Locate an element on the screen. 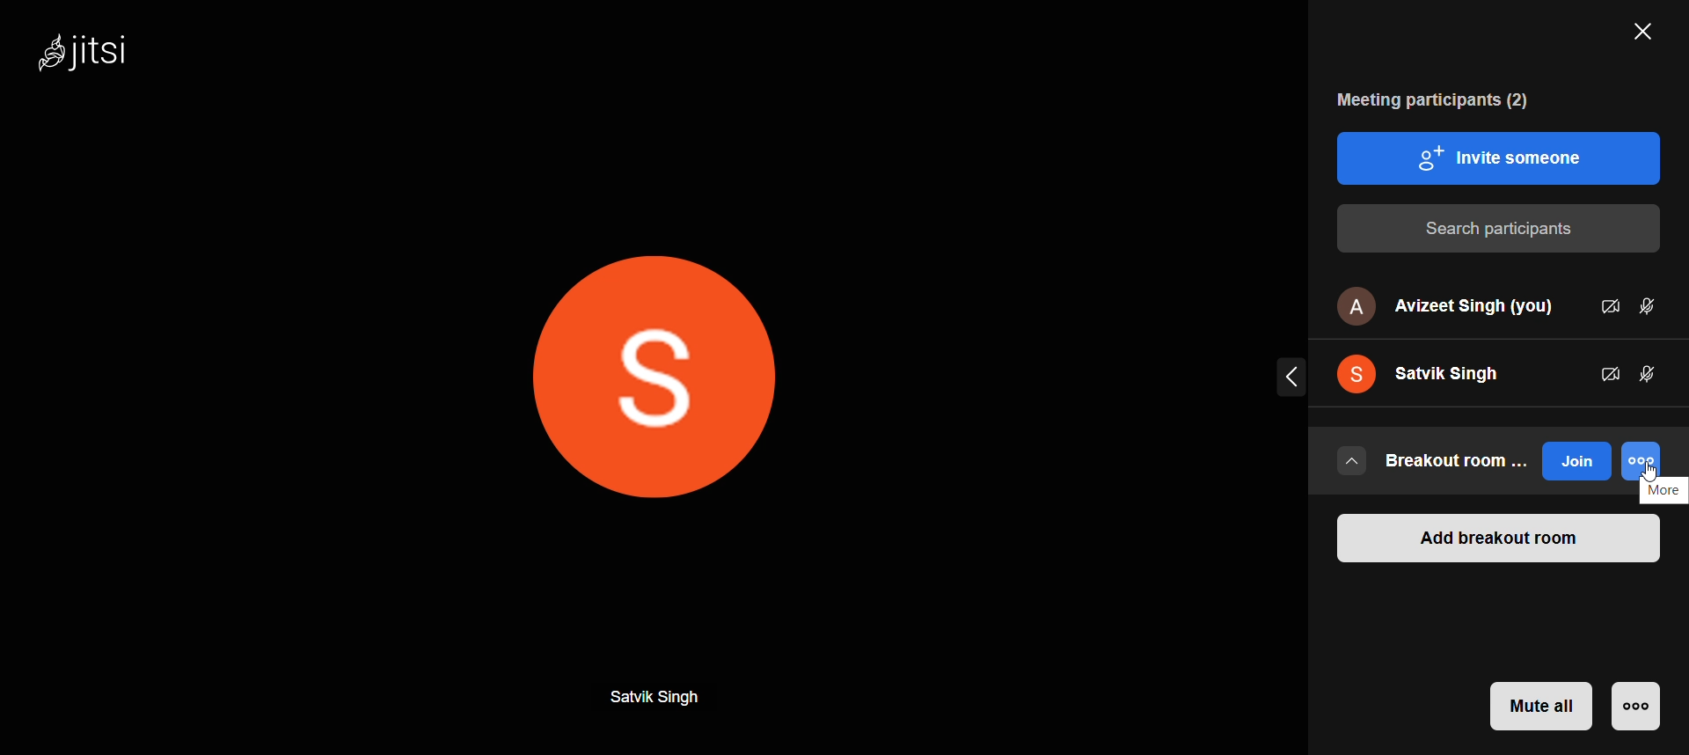  Satvik Singh is located at coordinates (660, 696).